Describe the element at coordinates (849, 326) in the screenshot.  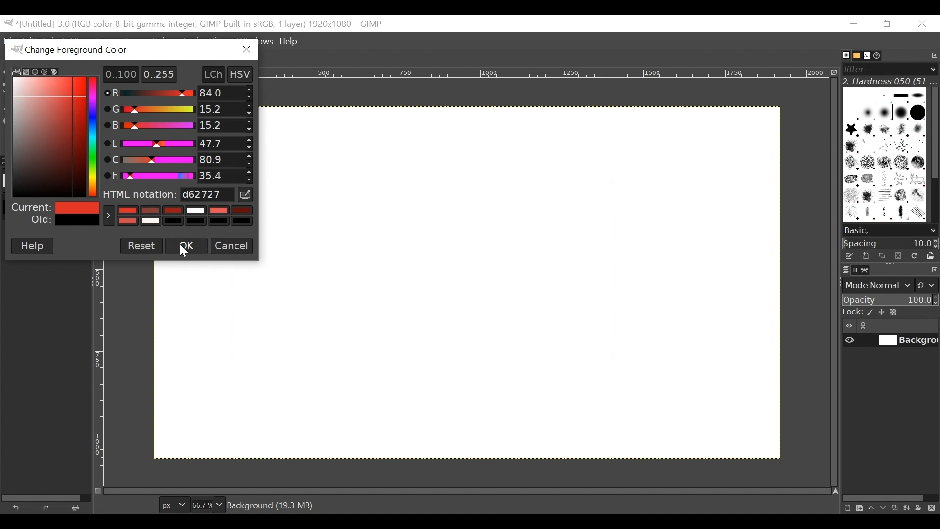
I see `Item visibility` at that location.